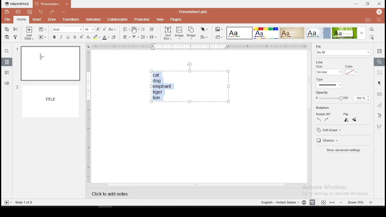  What do you see at coordinates (23, 203) in the screenshot?
I see `slide 1 of 2` at bounding box center [23, 203].